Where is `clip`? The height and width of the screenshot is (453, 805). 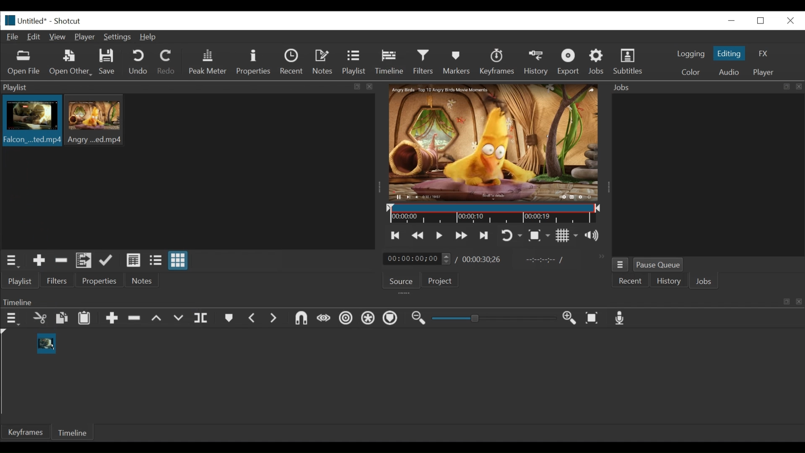 clip is located at coordinates (31, 122).